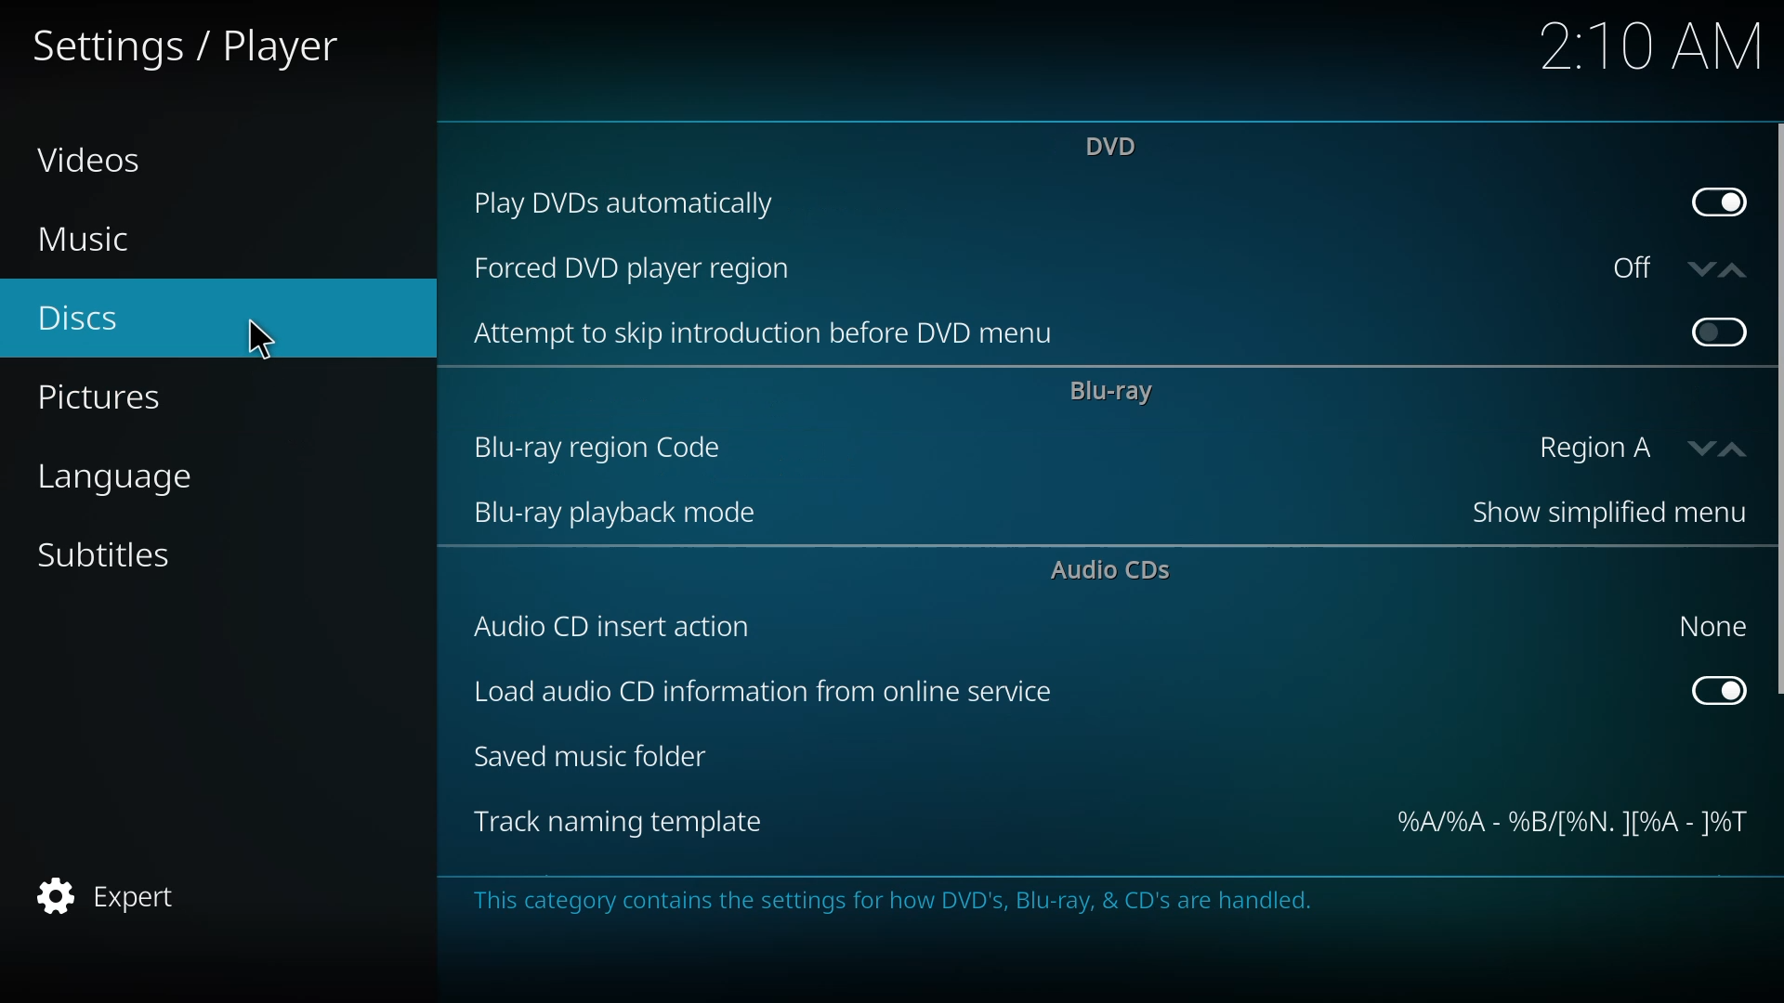 The width and height of the screenshot is (1784, 1003). What do you see at coordinates (1115, 570) in the screenshot?
I see `audio cds` at bounding box center [1115, 570].